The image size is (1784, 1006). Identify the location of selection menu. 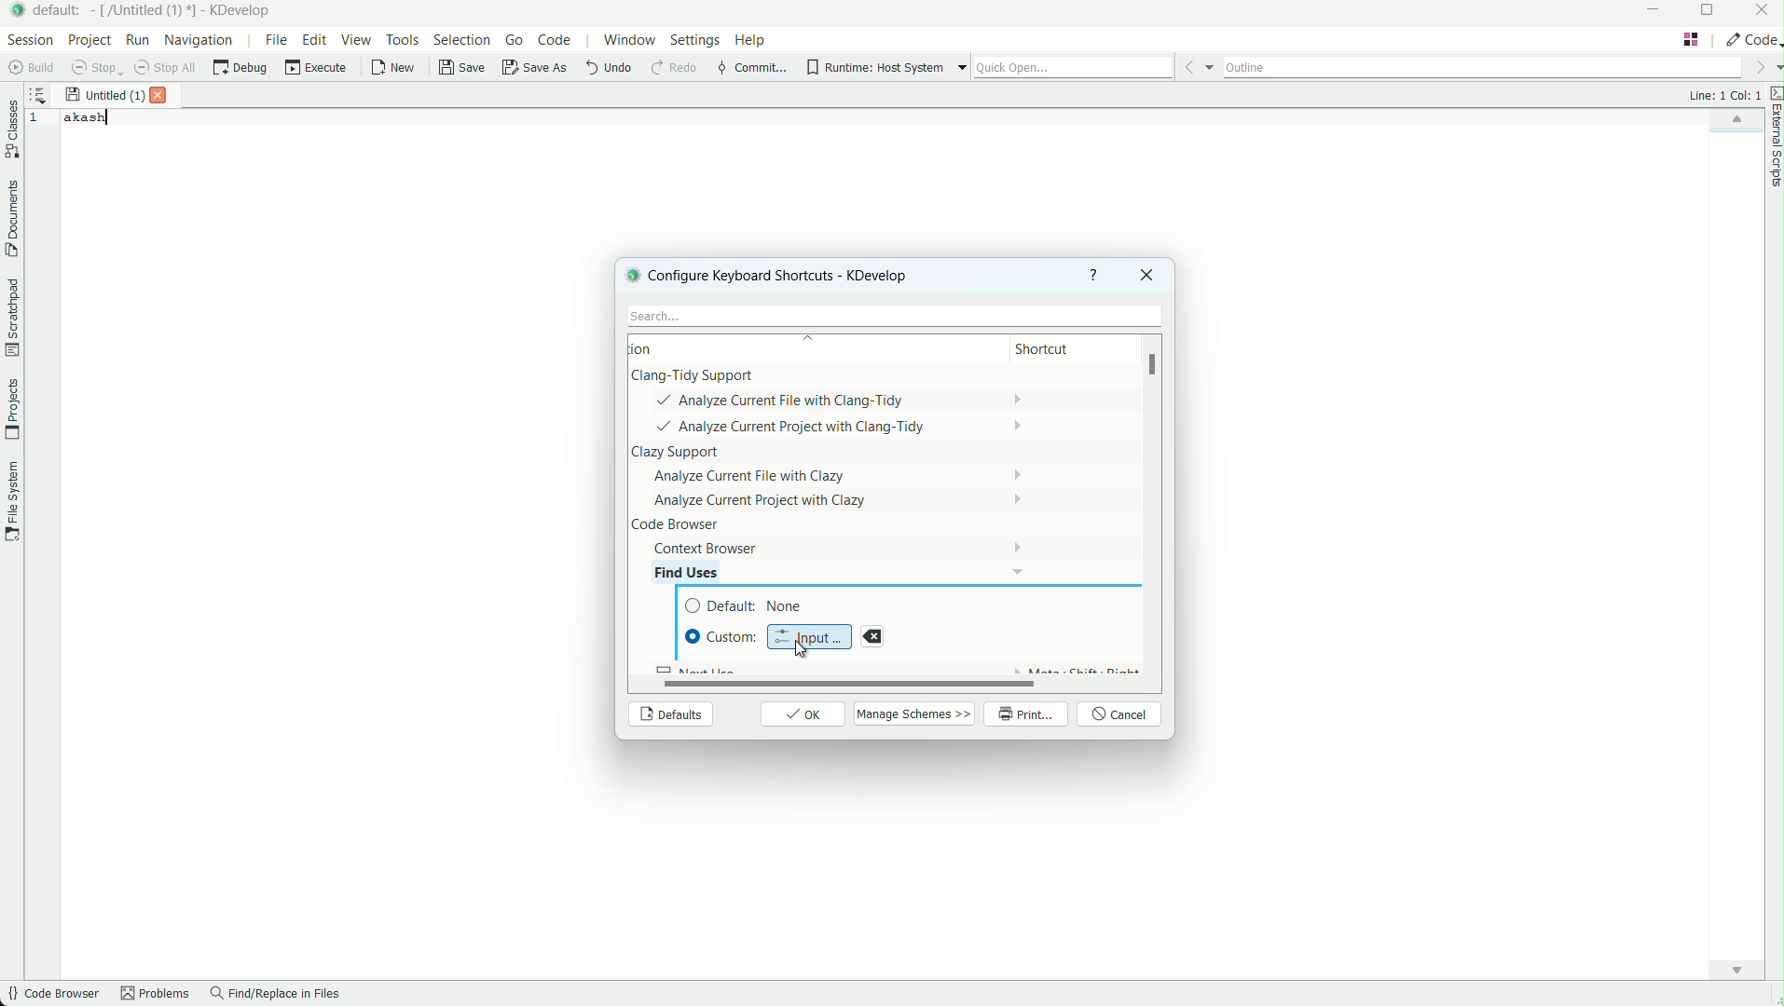
(461, 40).